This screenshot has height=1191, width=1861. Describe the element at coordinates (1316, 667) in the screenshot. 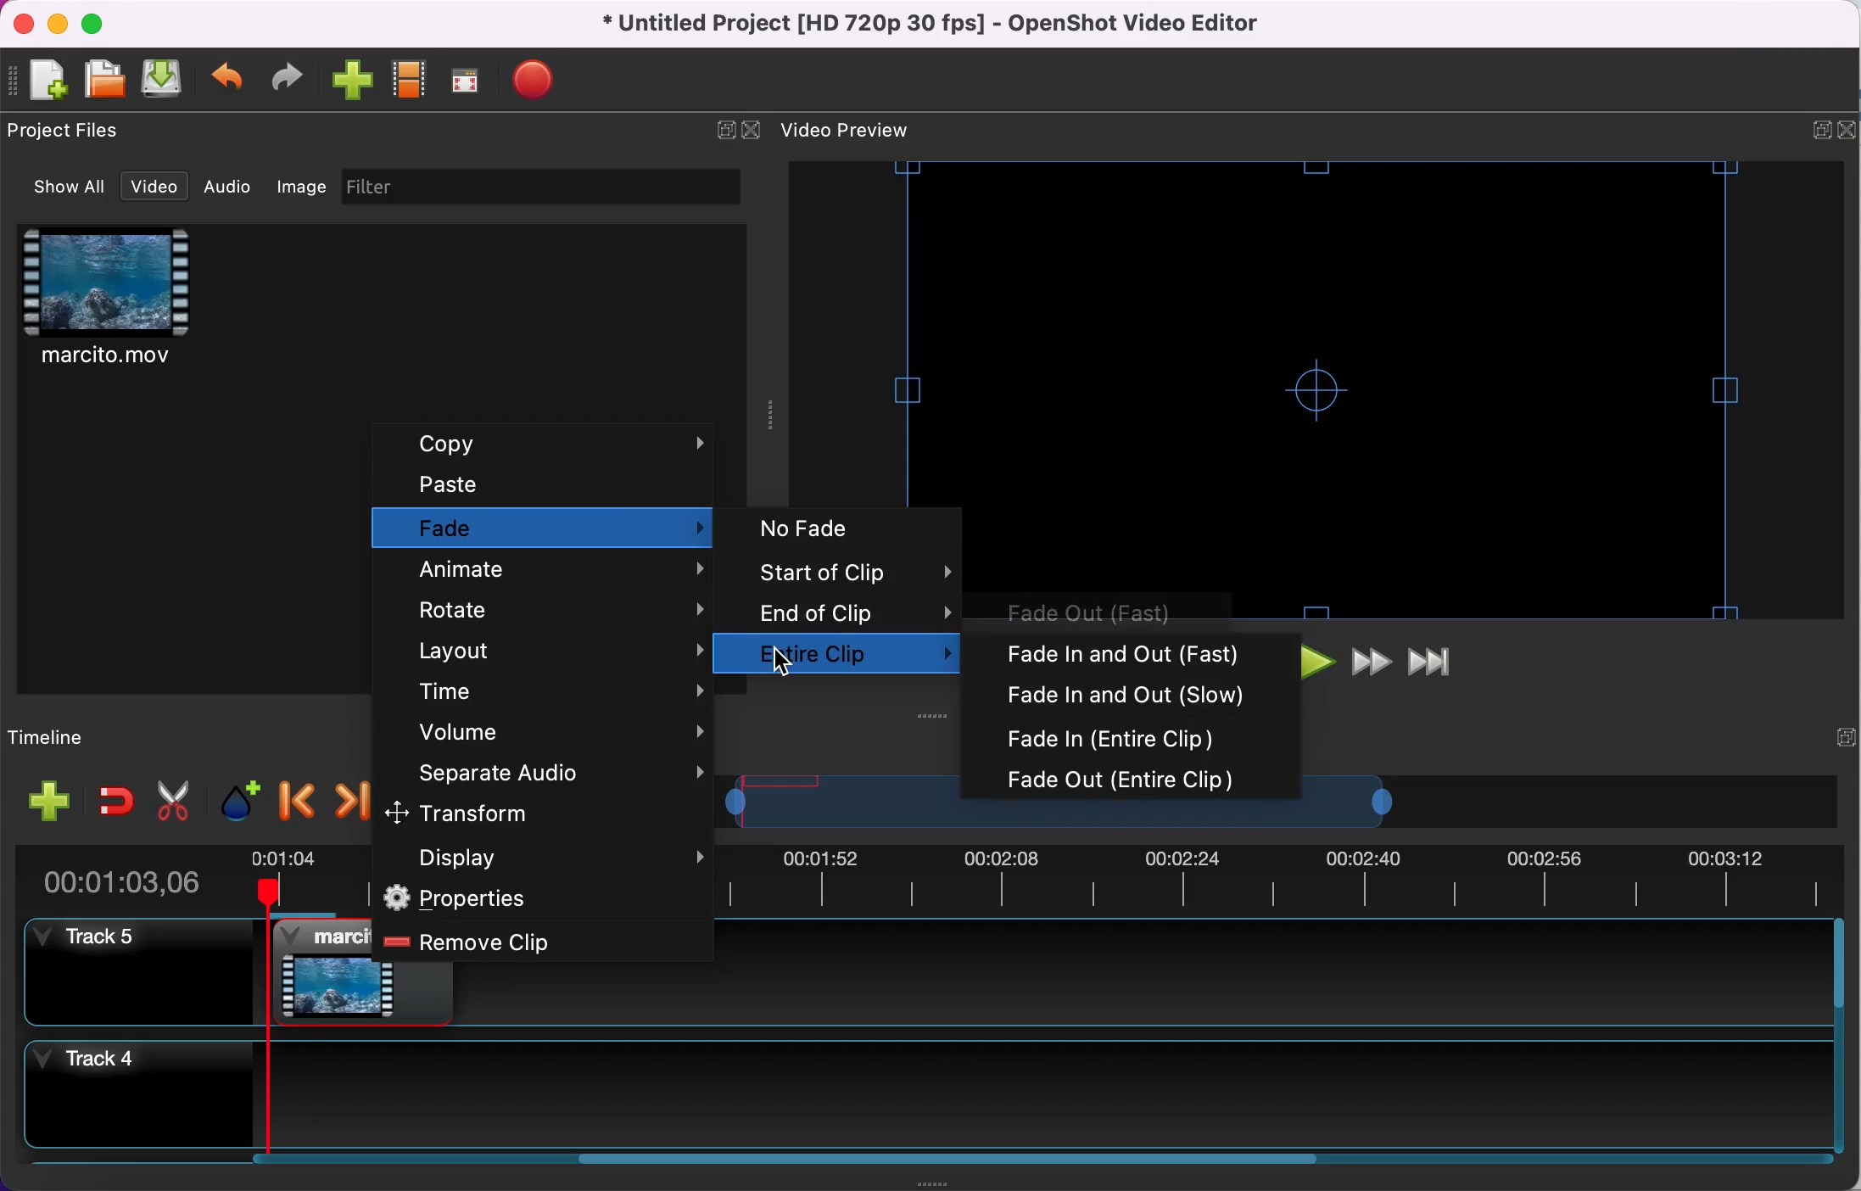

I see `play` at that location.